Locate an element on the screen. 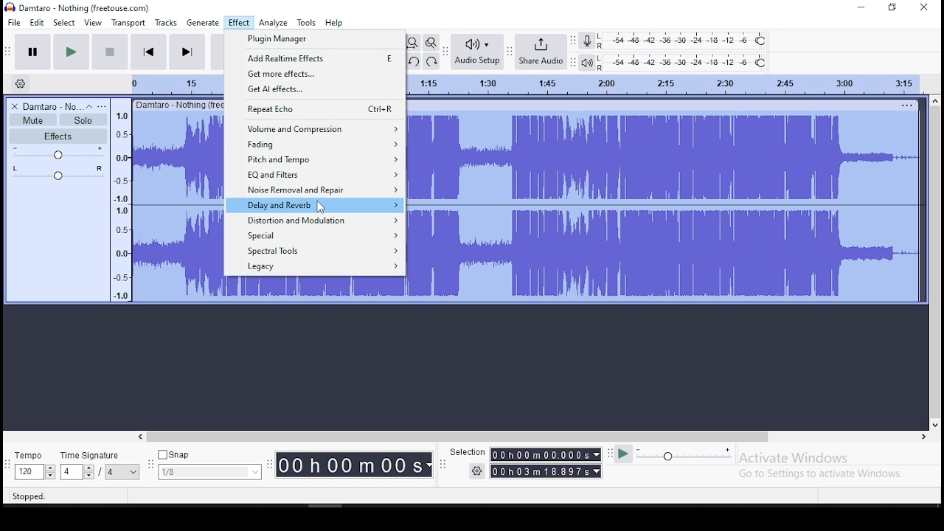 The height and width of the screenshot is (531, 944). volume is located at coordinates (58, 153).